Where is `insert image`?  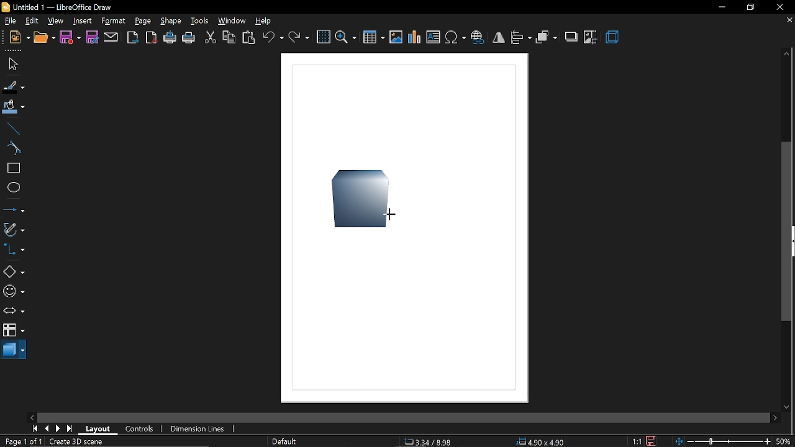
insert image is located at coordinates (396, 38).